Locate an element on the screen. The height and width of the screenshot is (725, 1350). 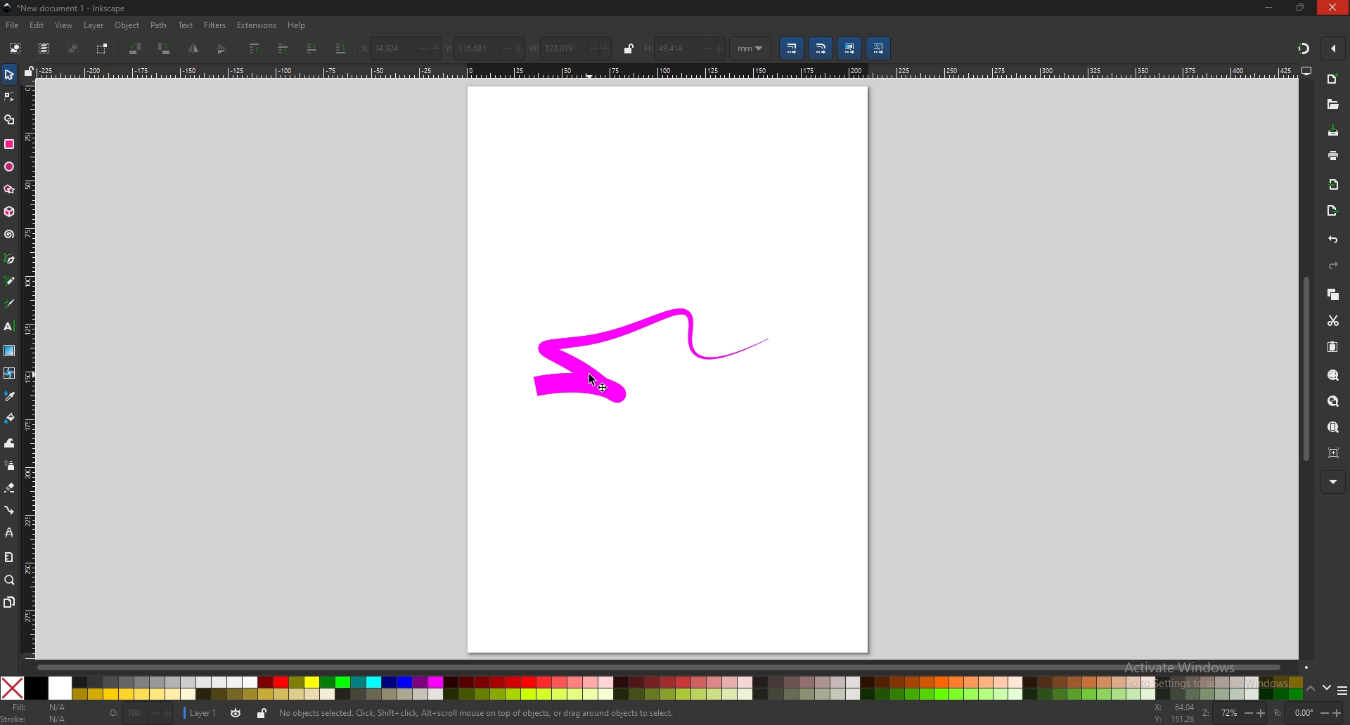
lower to bottom is located at coordinates (341, 49).